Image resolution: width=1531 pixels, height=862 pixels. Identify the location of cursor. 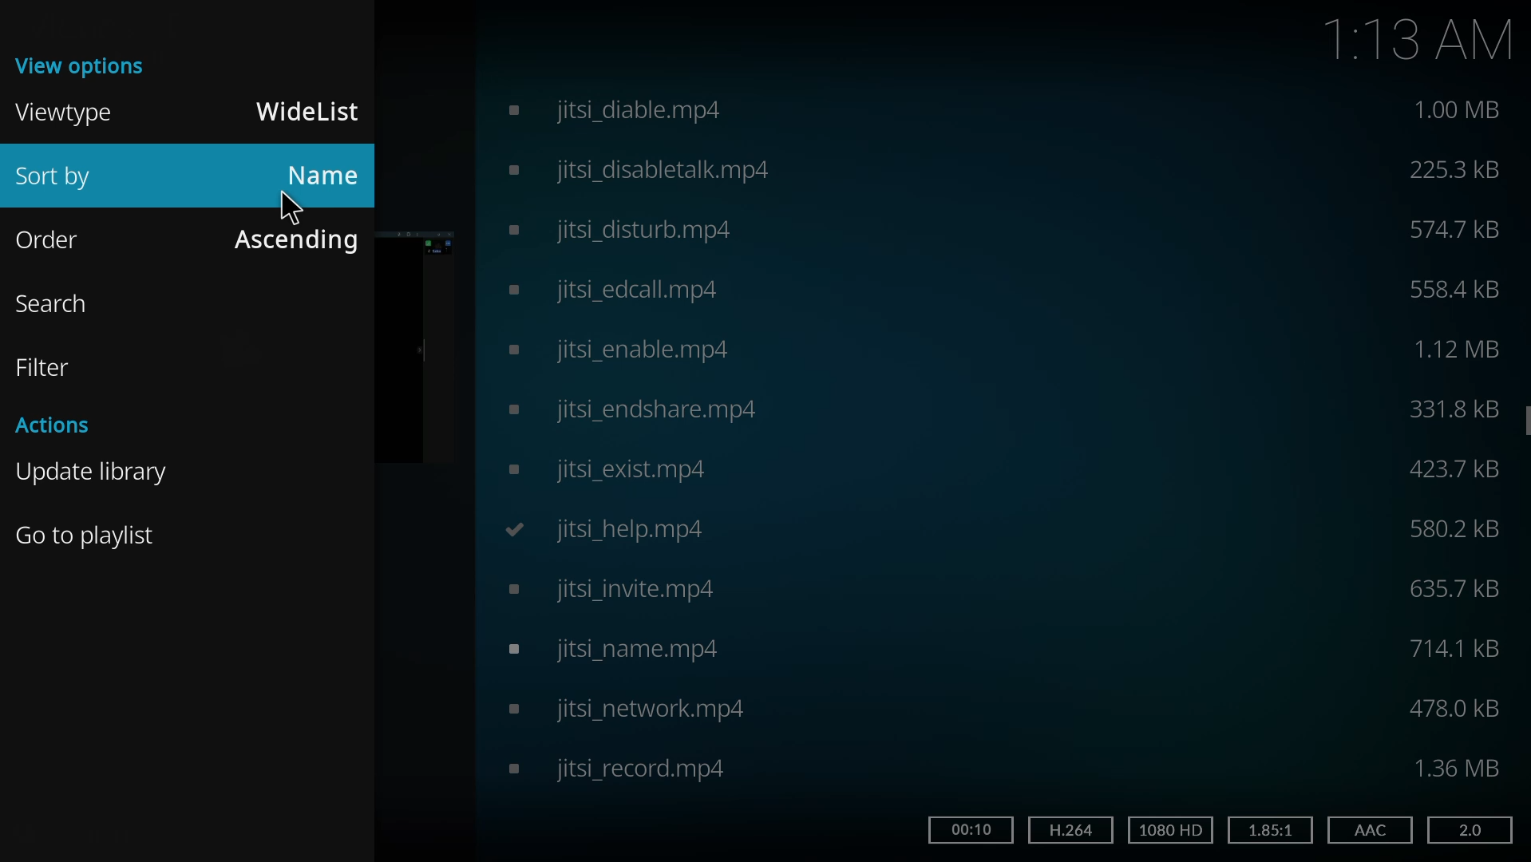
(290, 206).